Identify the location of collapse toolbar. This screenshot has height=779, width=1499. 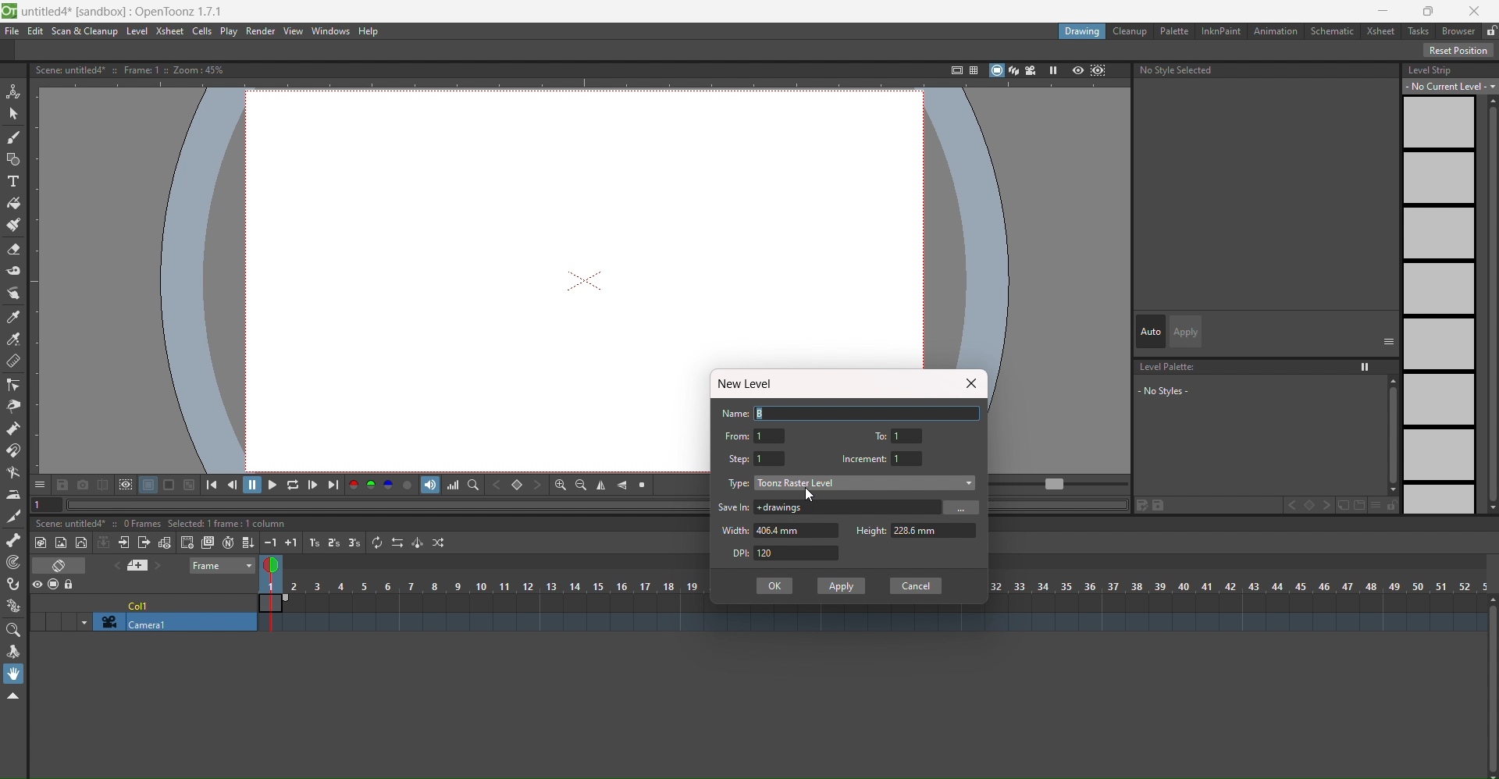
(13, 696).